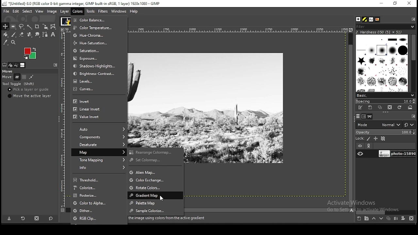 The height and width of the screenshot is (235, 418). What do you see at coordinates (157, 161) in the screenshot?
I see `set color map` at bounding box center [157, 161].